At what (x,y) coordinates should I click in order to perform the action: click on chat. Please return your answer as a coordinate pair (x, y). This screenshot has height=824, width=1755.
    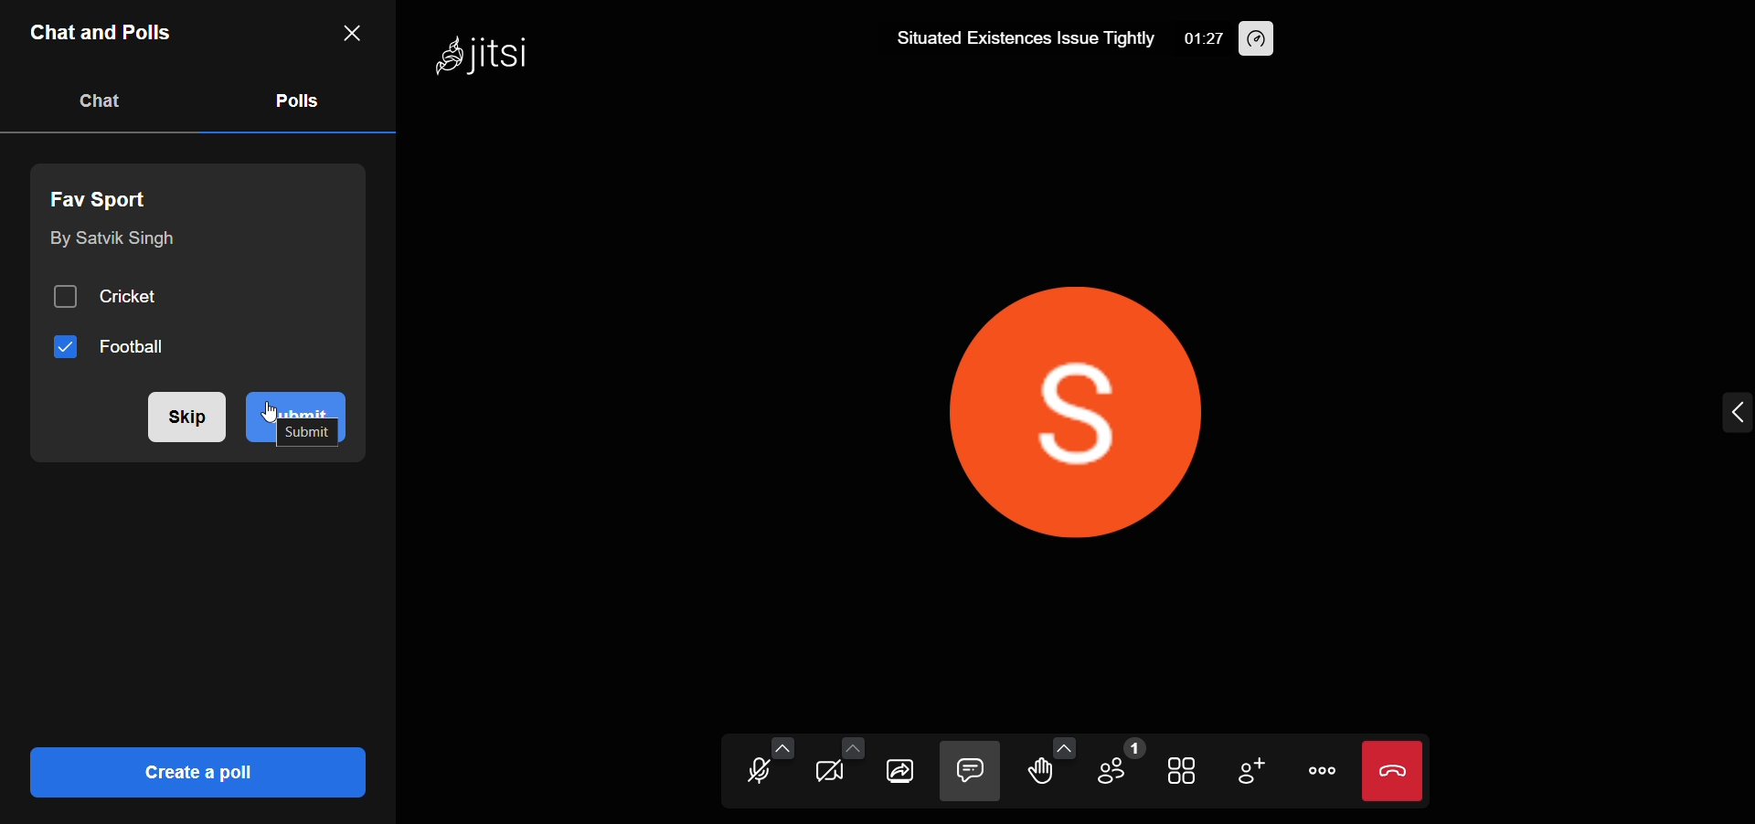
    Looking at the image, I should click on (105, 100).